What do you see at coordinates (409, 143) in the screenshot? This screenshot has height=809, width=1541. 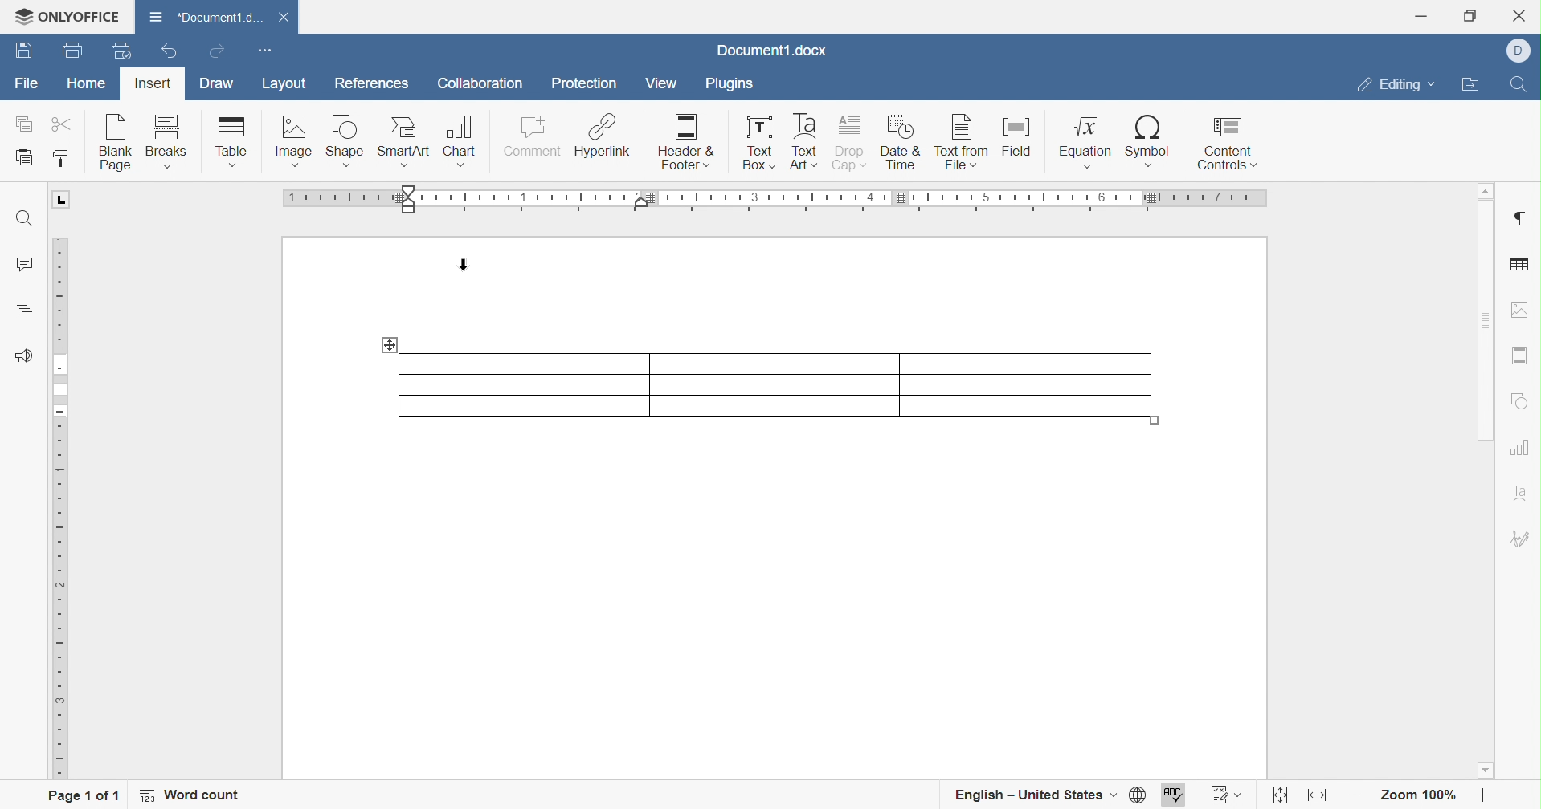 I see `Smart art` at bounding box center [409, 143].